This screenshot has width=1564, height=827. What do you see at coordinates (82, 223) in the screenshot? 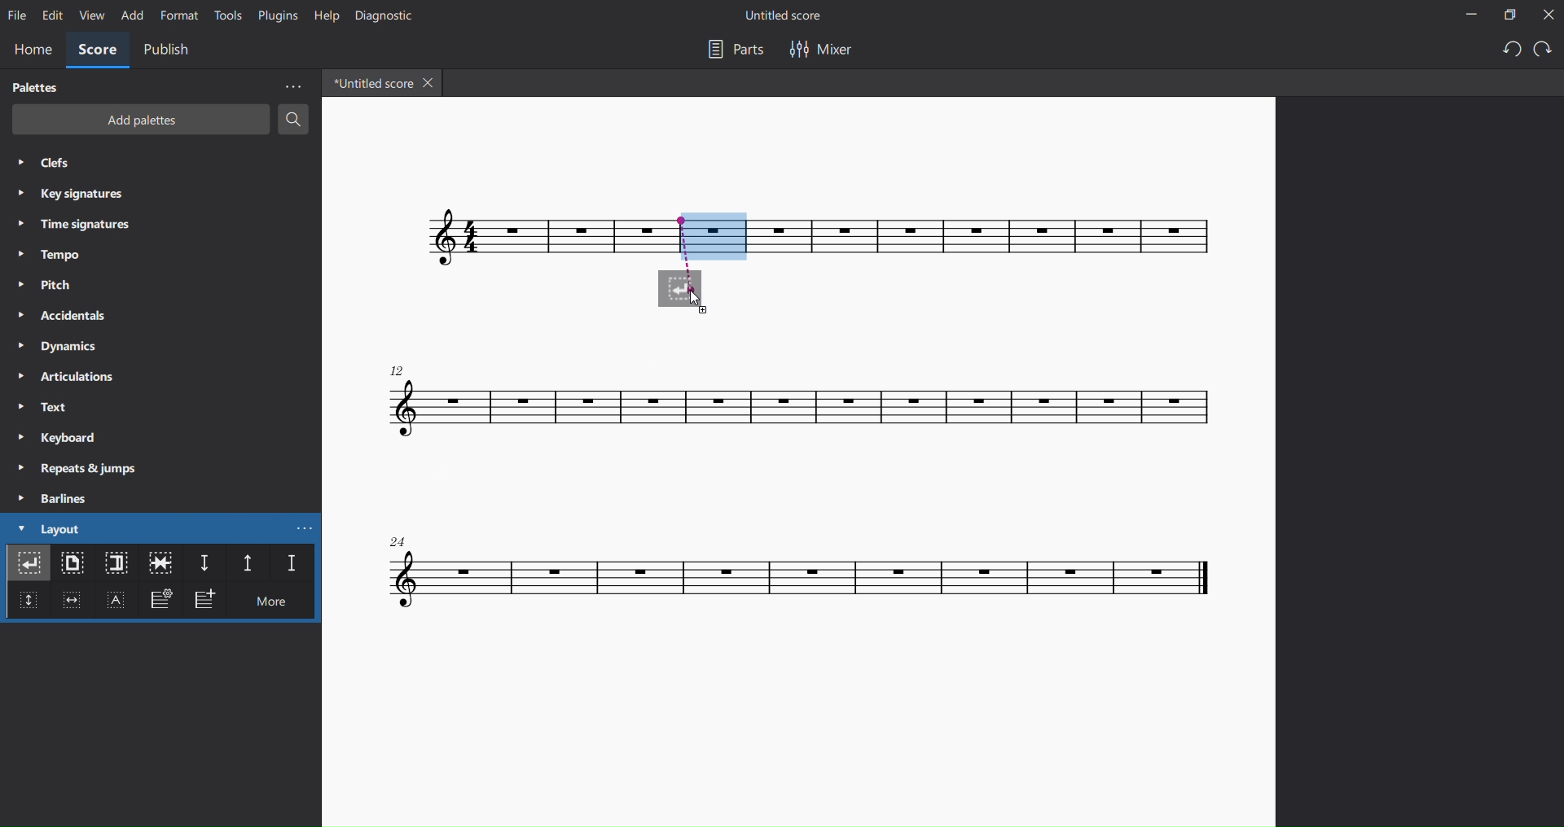
I see `time signatures` at bounding box center [82, 223].